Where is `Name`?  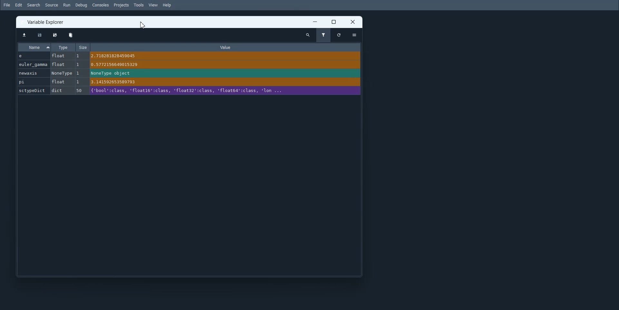
Name is located at coordinates (34, 47).